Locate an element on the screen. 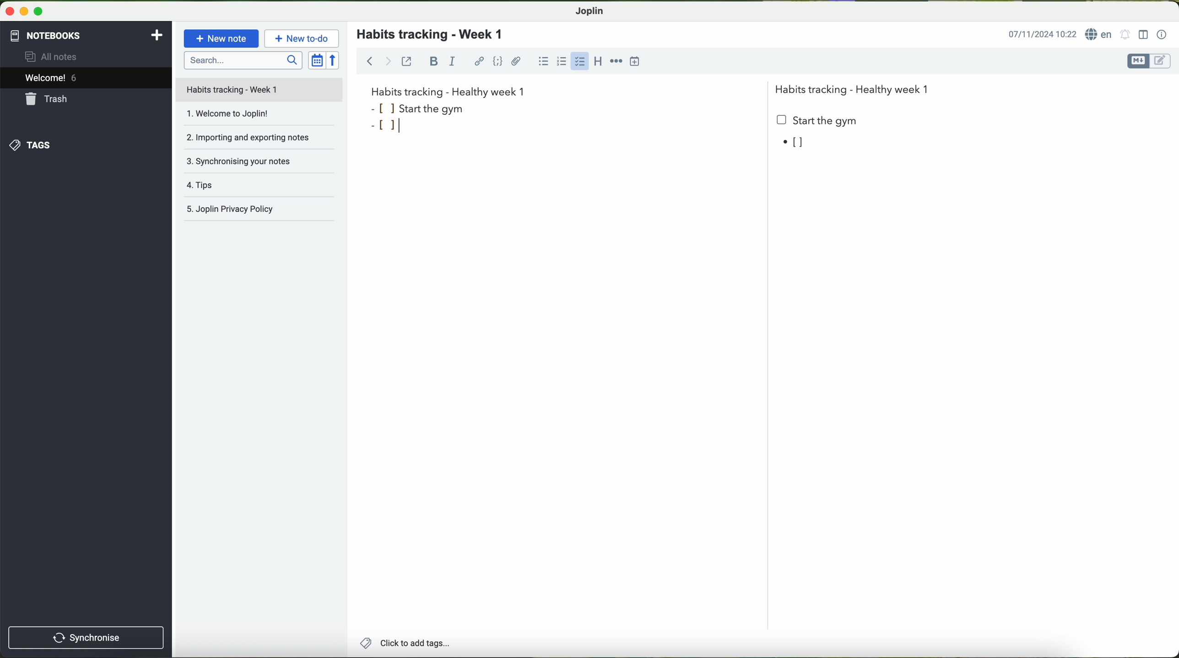  new note button is located at coordinates (222, 38).